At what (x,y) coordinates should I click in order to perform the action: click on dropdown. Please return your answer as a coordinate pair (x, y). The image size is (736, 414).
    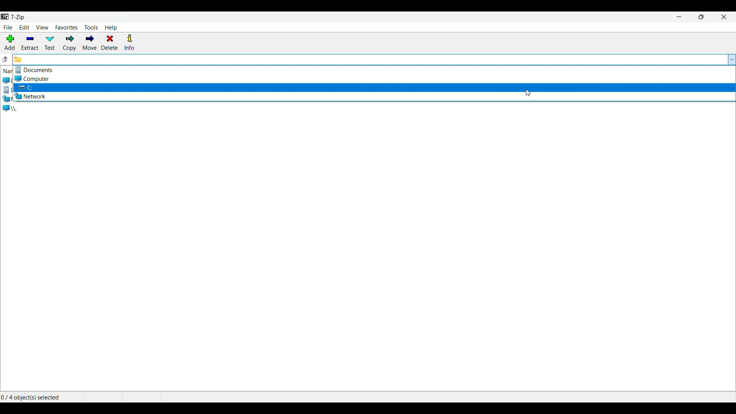
    Looking at the image, I should click on (731, 59).